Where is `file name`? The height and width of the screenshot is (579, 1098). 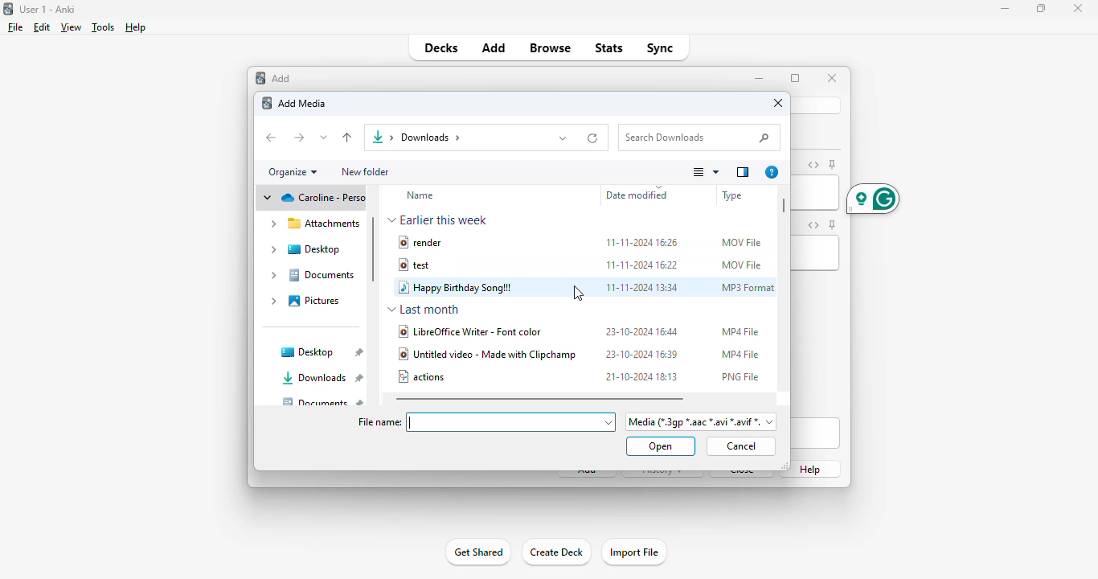
file name is located at coordinates (376, 423).